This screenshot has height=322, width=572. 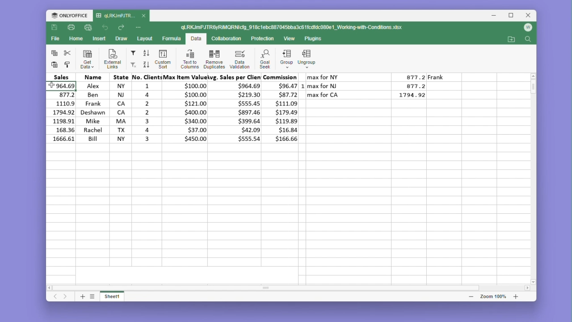 I want to click on Layout, so click(x=145, y=38).